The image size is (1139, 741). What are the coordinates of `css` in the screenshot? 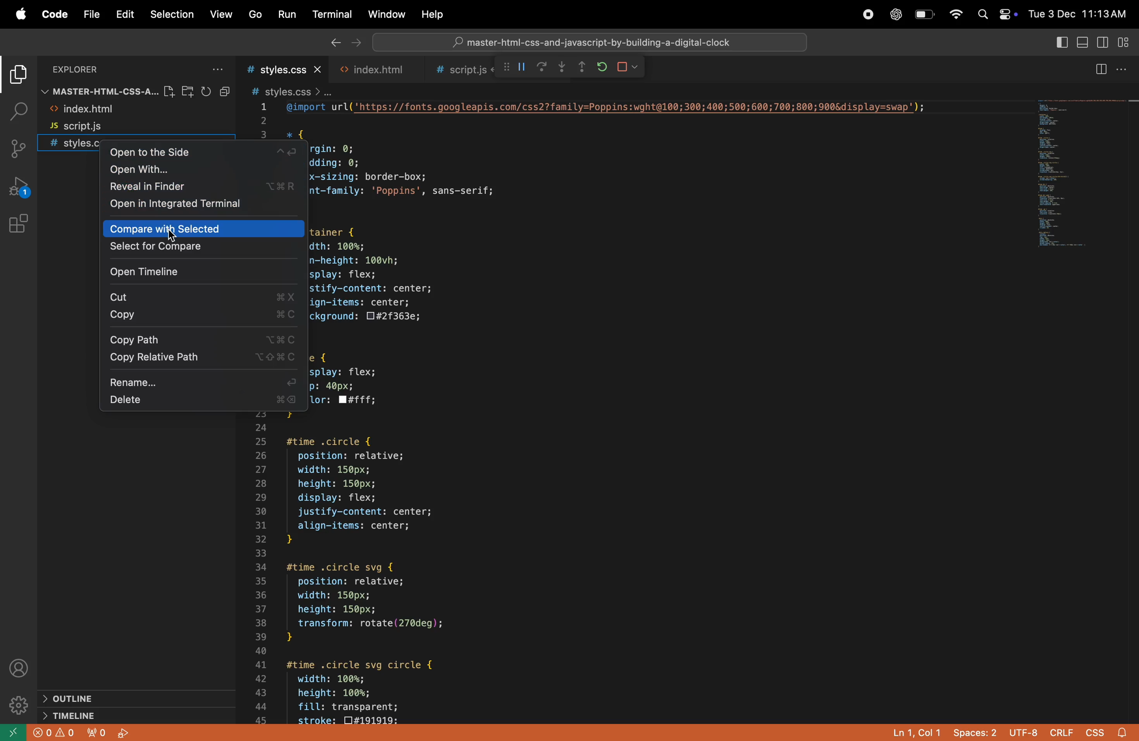 It's located at (1096, 731).